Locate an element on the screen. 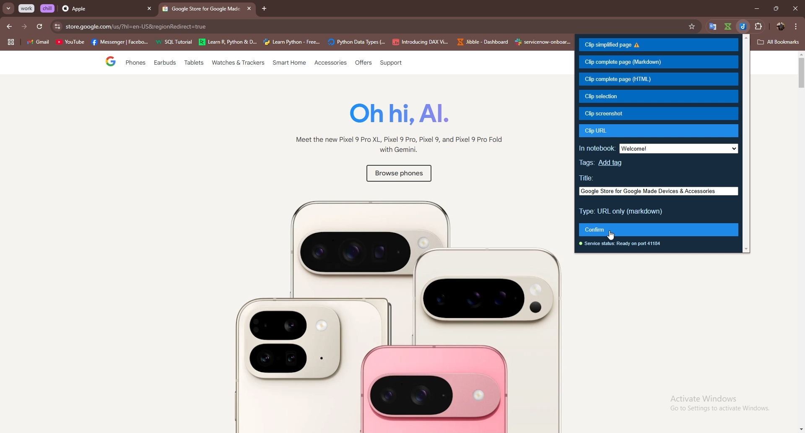 This screenshot has width=805, height=433. jibble  is located at coordinates (743, 26).